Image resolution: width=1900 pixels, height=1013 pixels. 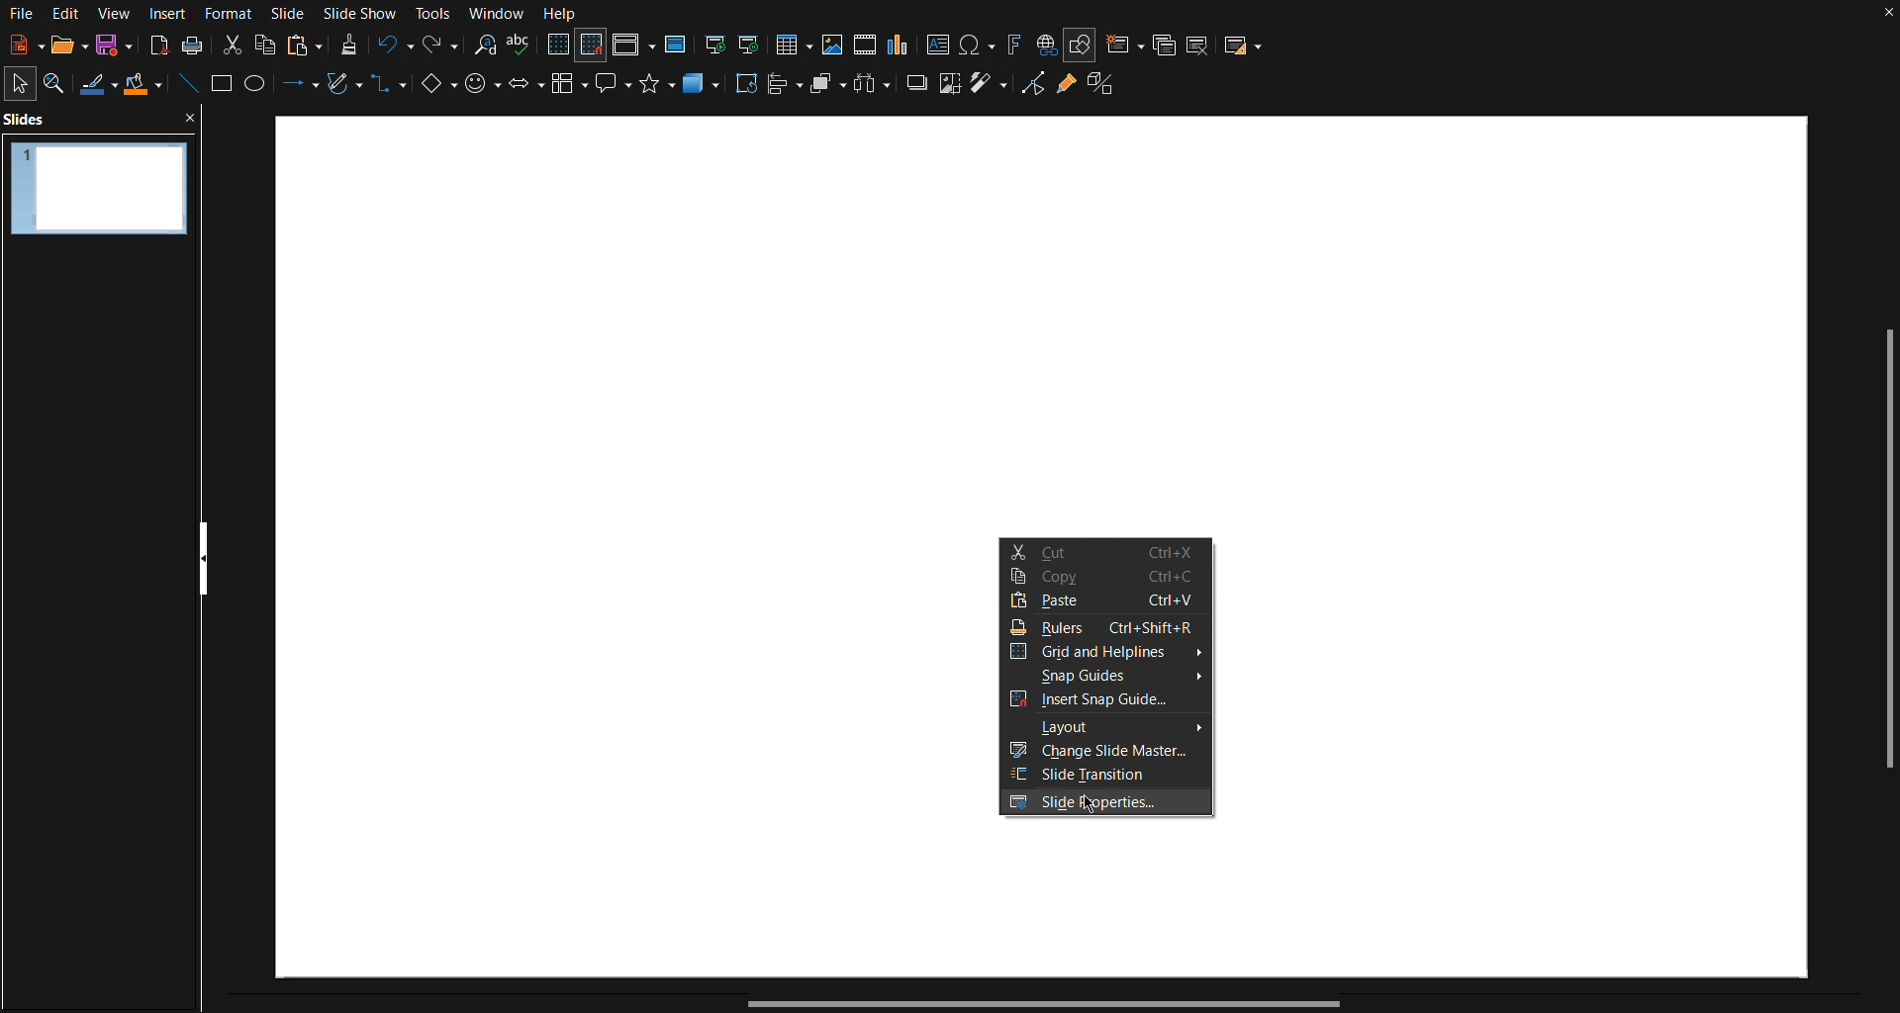 I want to click on Spellcheck, so click(x=521, y=46).